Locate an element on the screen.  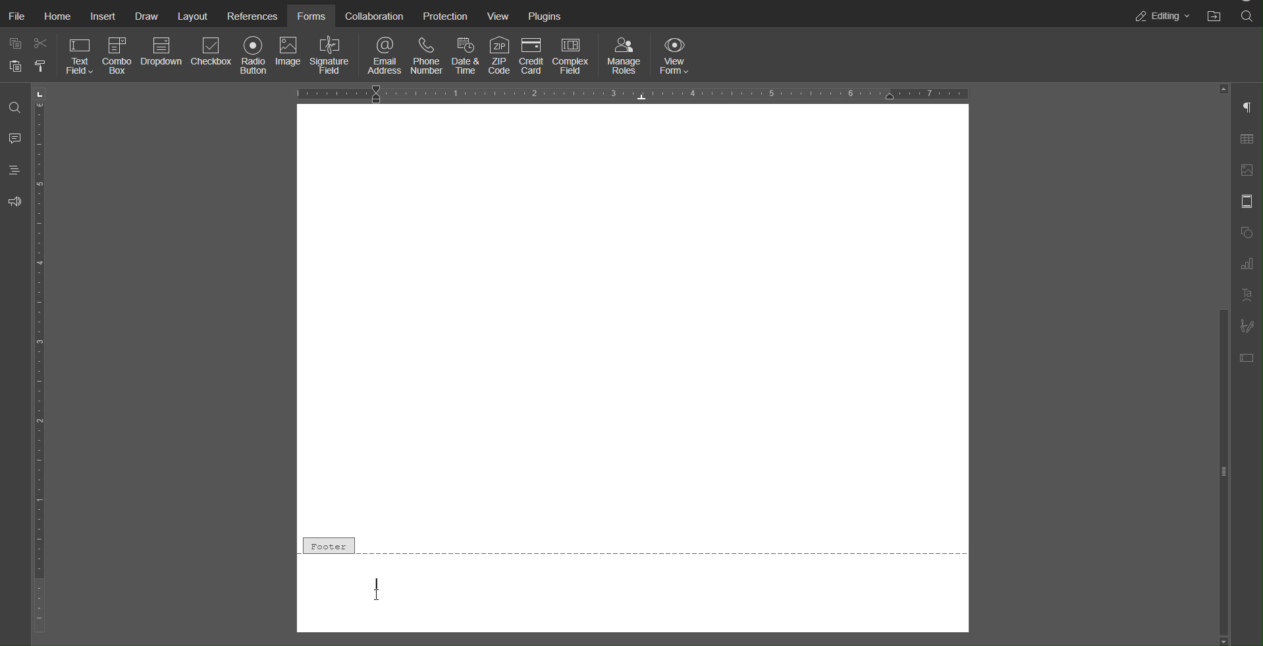
Footer is located at coordinates (633, 547).